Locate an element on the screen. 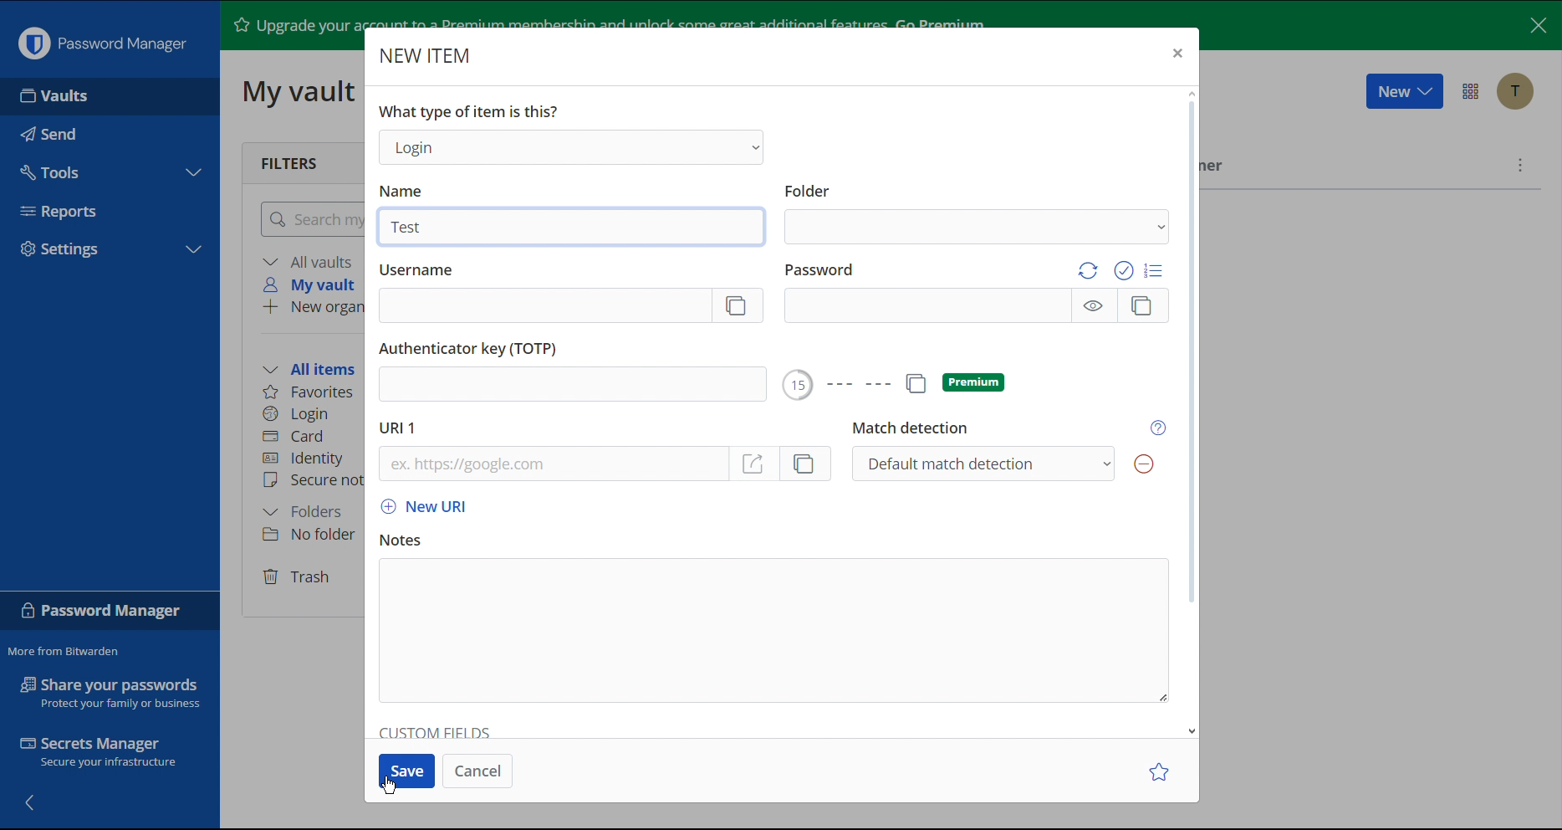  Save is located at coordinates (409, 770).